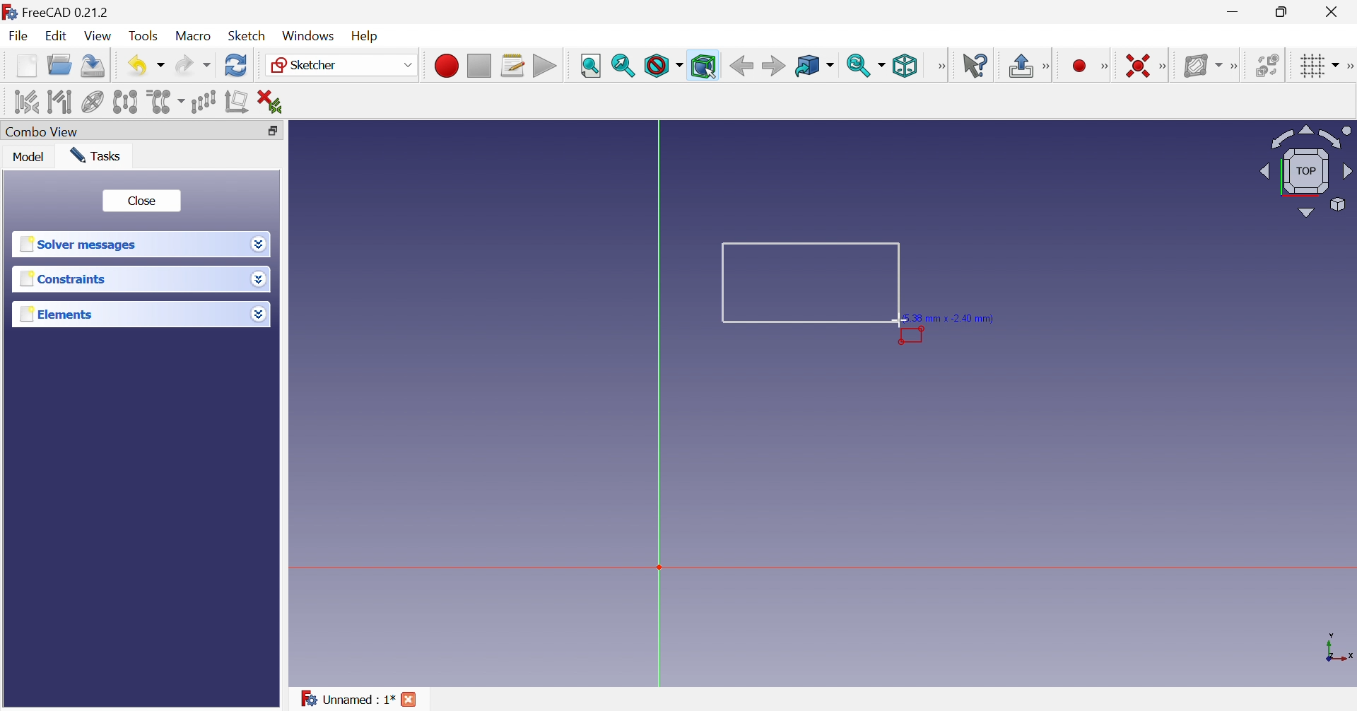  I want to click on Execute macro, so click(545, 66).